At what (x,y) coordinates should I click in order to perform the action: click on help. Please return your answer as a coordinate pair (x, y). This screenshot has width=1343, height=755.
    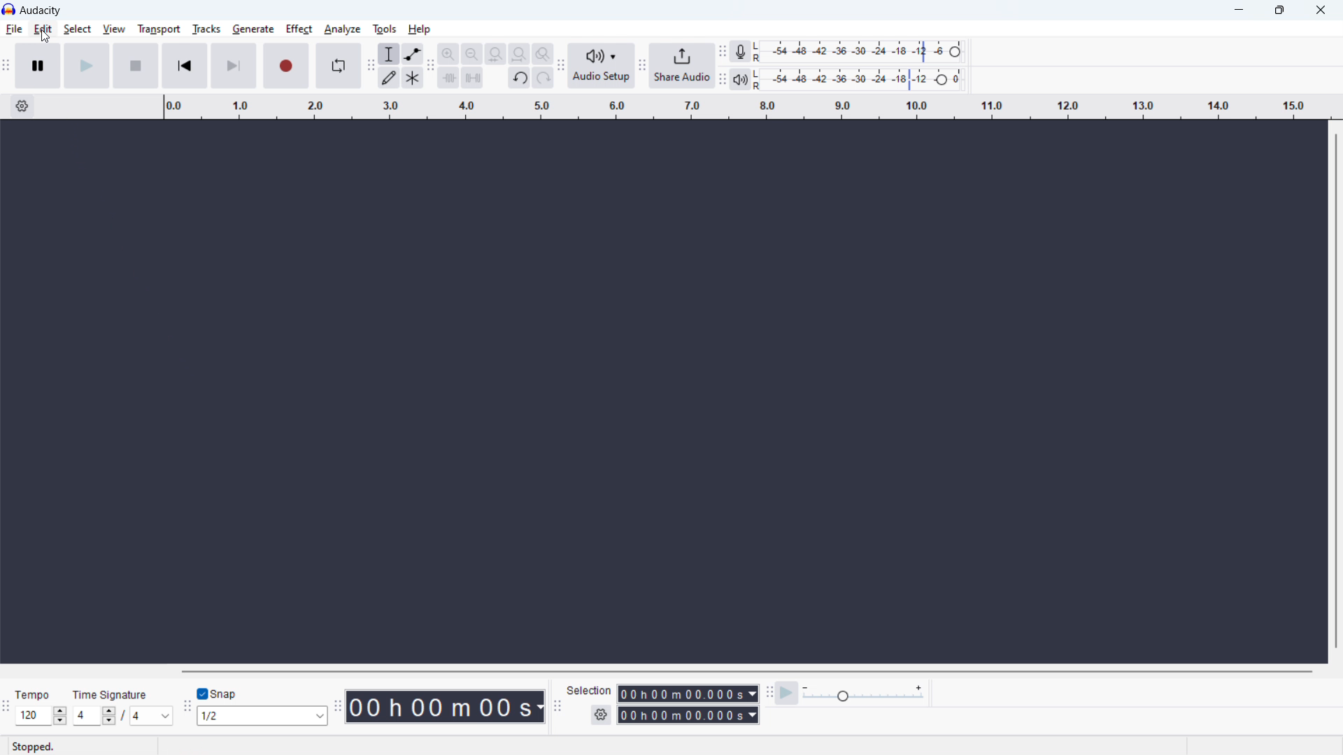
    Looking at the image, I should click on (420, 29).